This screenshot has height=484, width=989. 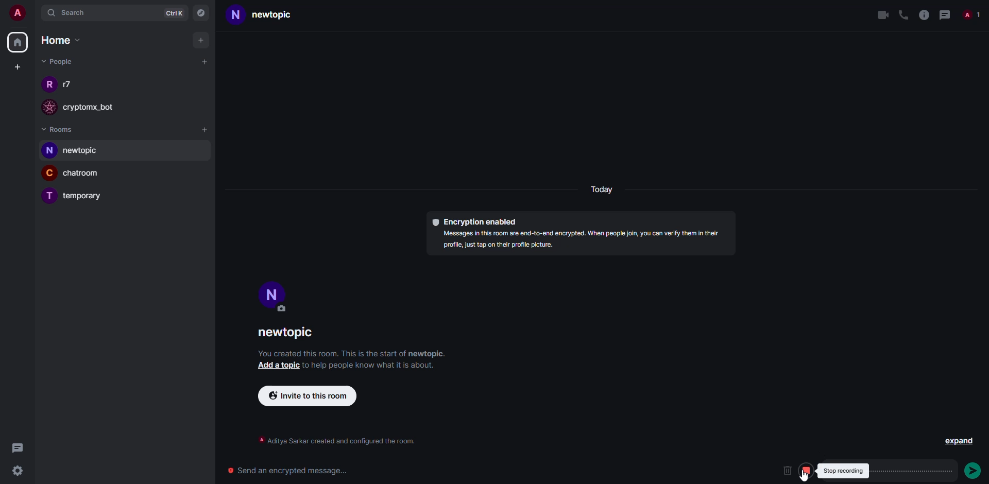 What do you see at coordinates (476, 222) in the screenshot?
I see `encryption enabled` at bounding box center [476, 222].